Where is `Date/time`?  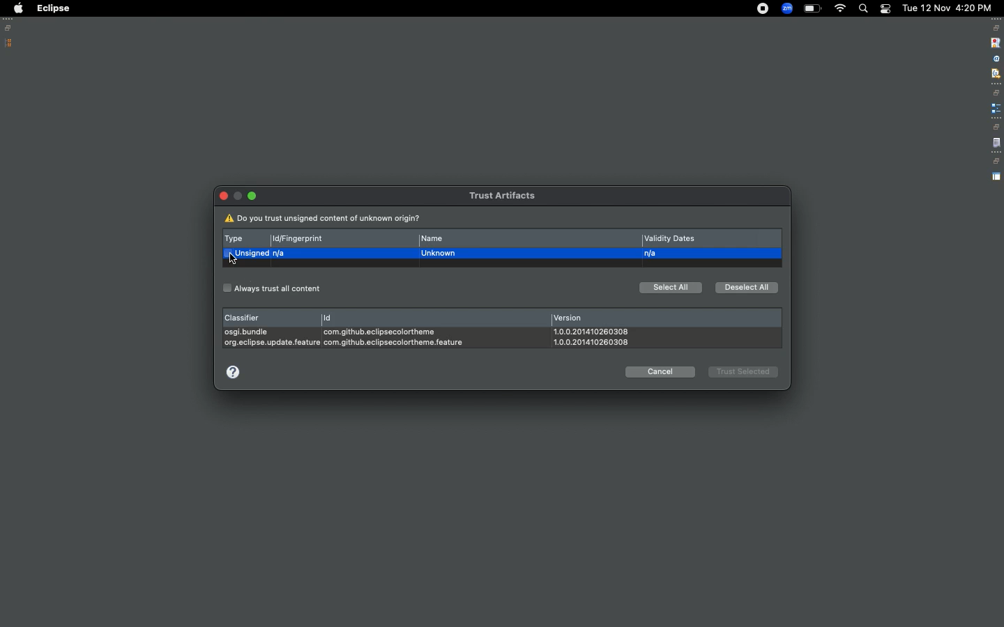 Date/time is located at coordinates (948, 7).